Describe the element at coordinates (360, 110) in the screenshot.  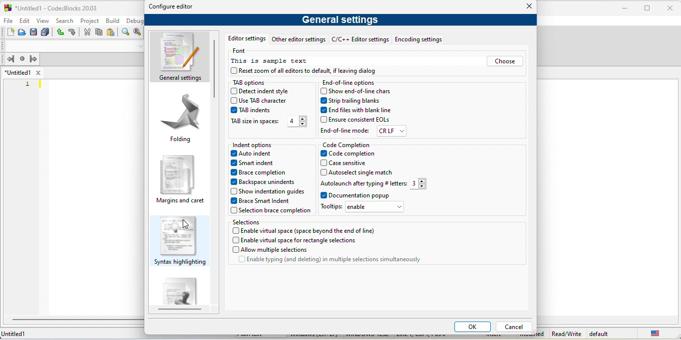
I see `end files with blank line` at that location.